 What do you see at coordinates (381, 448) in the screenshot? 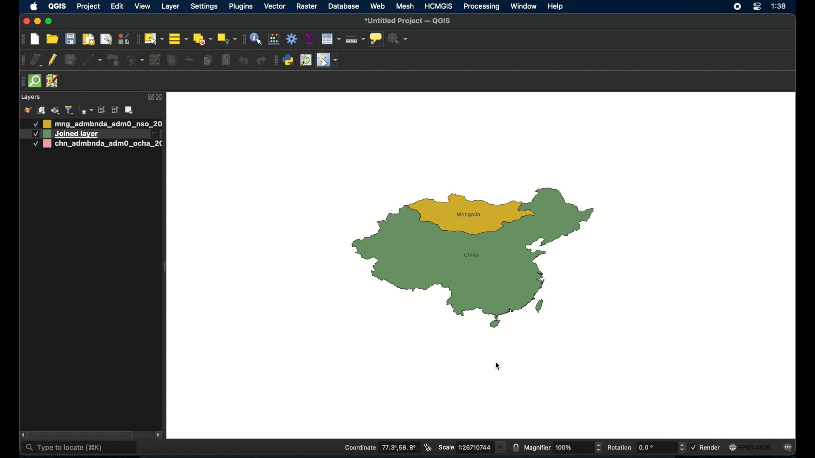
I see `coordinate` at bounding box center [381, 448].